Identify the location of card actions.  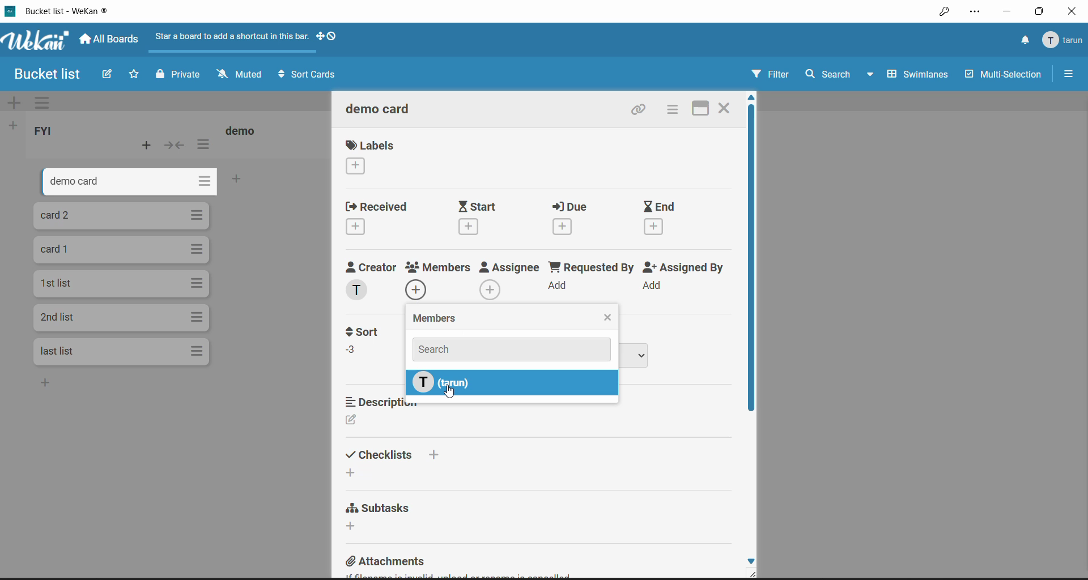
(197, 249).